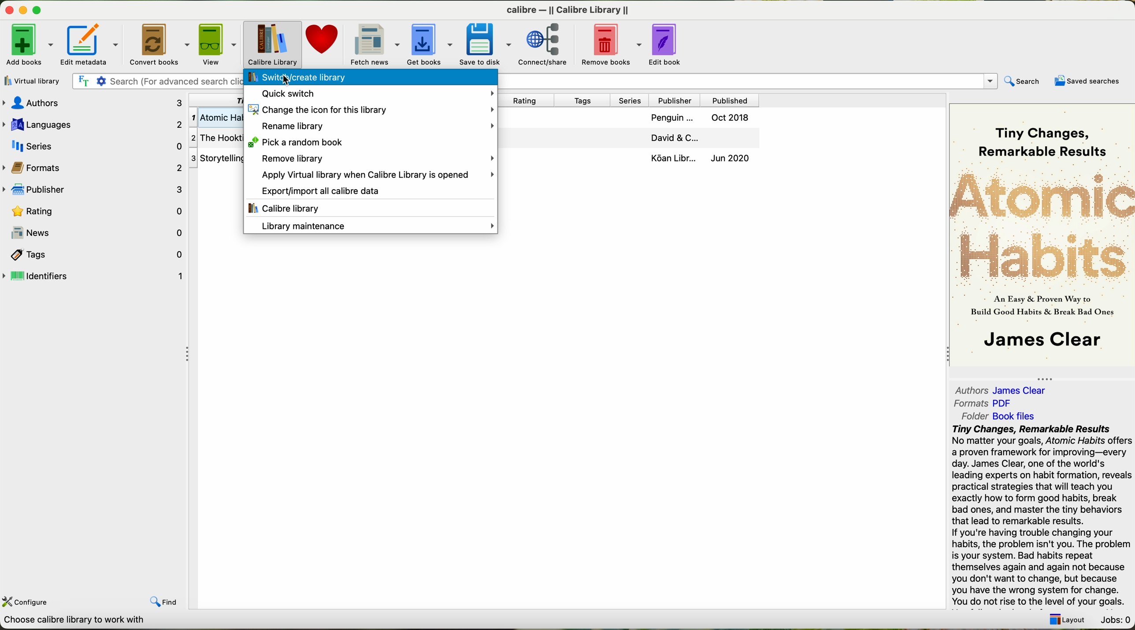 Image resolution: width=1135 pixels, height=630 pixels. I want to click on remove library, so click(374, 159).